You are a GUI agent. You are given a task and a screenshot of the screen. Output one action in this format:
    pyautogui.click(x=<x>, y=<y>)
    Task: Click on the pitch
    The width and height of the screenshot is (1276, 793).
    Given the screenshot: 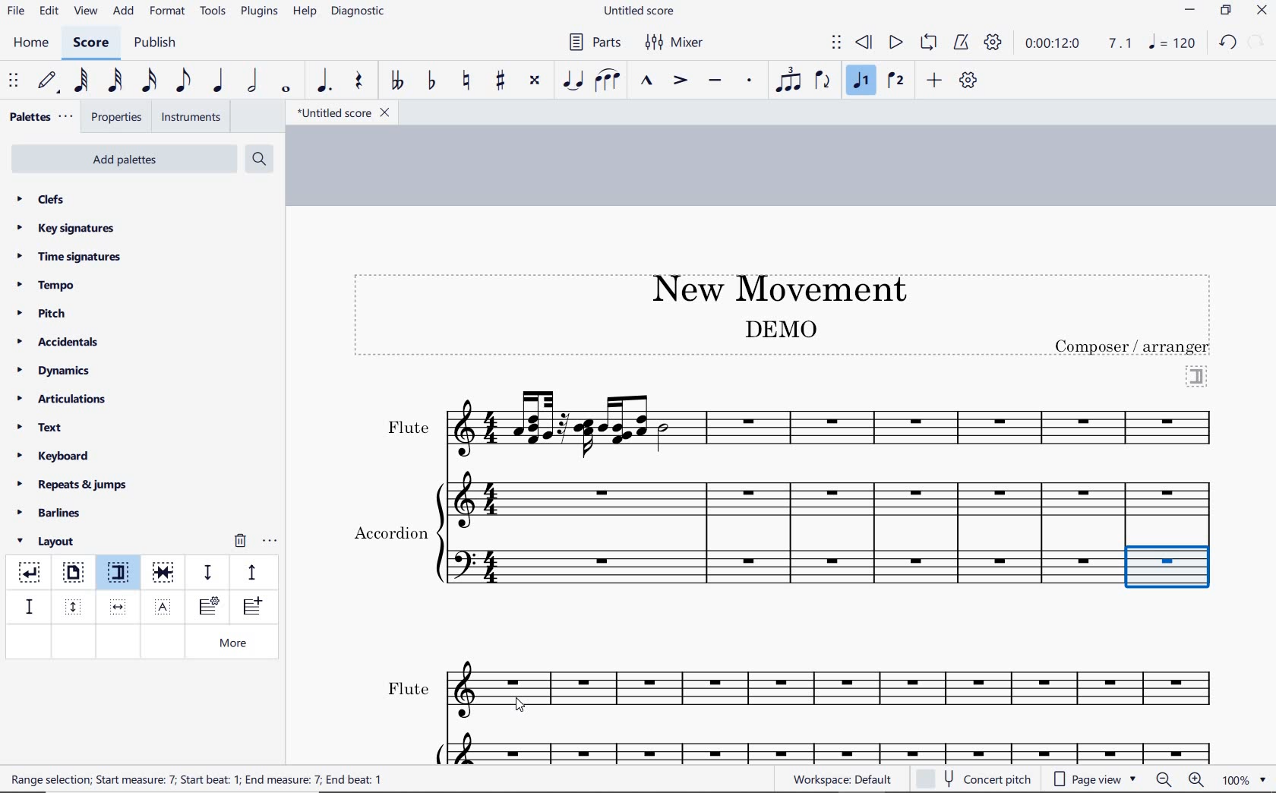 What is the action you would take?
    pyautogui.click(x=47, y=314)
    